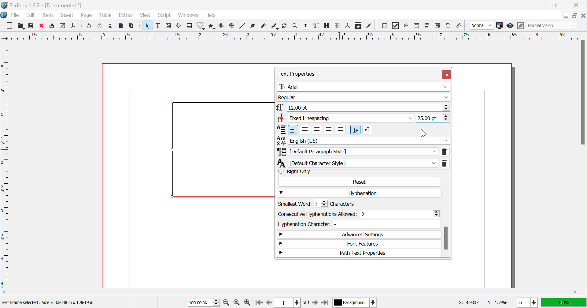 This screenshot has width=587, height=308. What do you see at coordinates (446, 215) in the screenshot?
I see `Scroll Bar` at bounding box center [446, 215].